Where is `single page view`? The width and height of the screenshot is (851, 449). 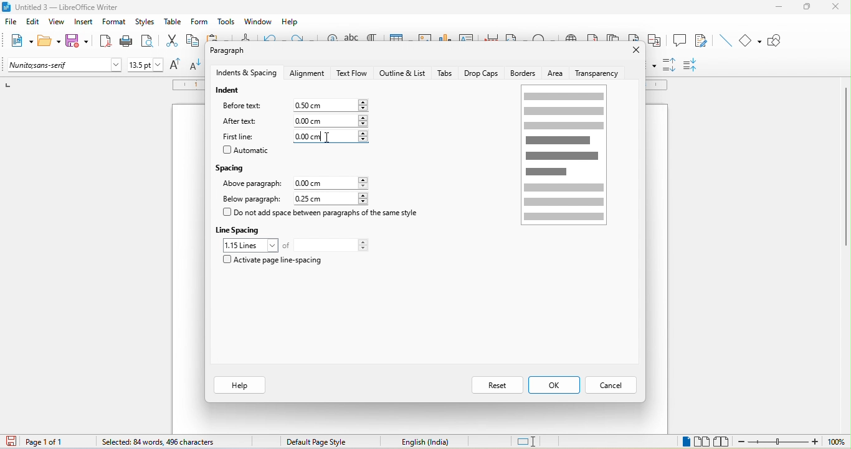
single page view is located at coordinates (680, 442).